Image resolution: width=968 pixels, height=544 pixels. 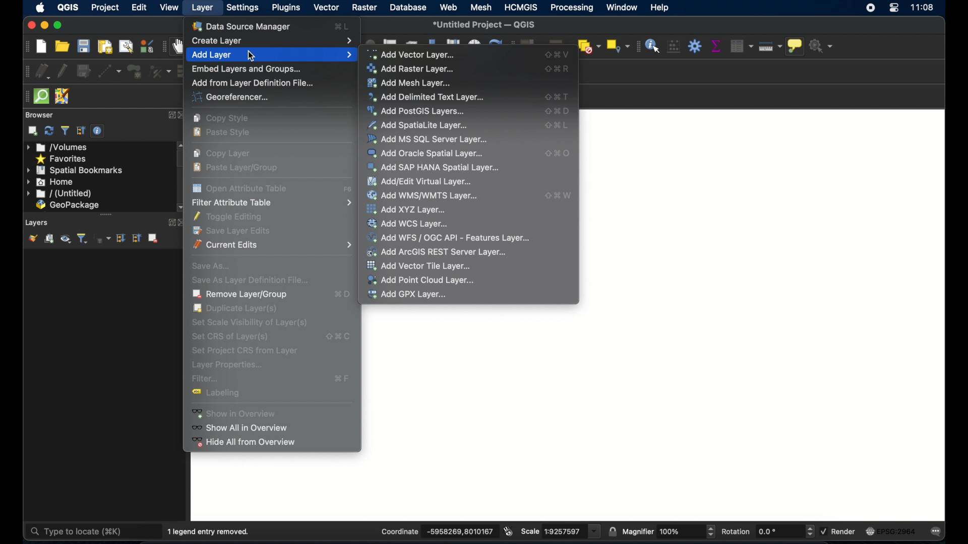 What do you see at coordinates (51, 182) in the screenshot?
I see `home` at bounding box center [51, 182].